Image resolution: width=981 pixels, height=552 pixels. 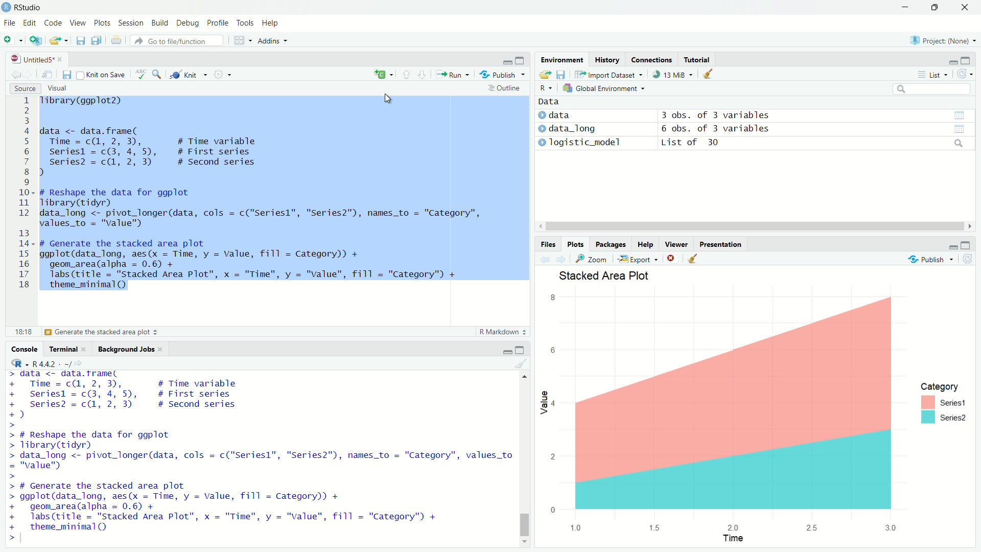 I want to click on Run , so click(x=455, y=74).